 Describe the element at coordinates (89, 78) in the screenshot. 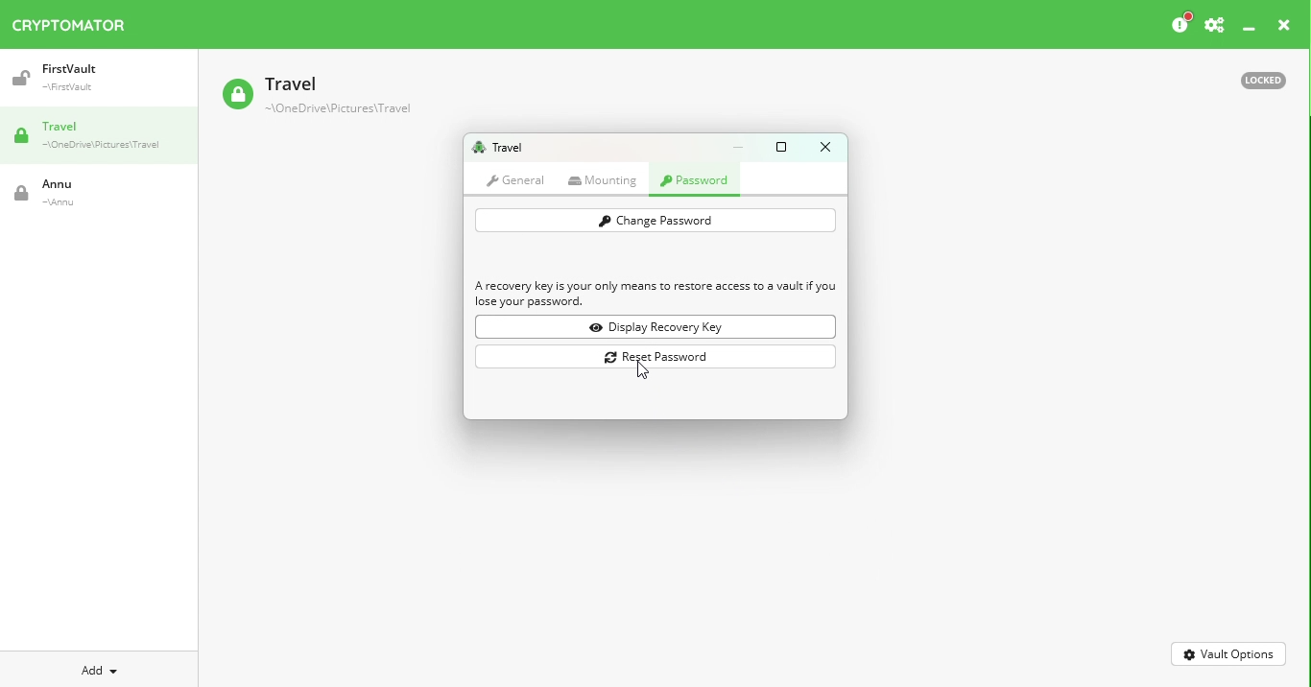

I see `Vault` at that location.